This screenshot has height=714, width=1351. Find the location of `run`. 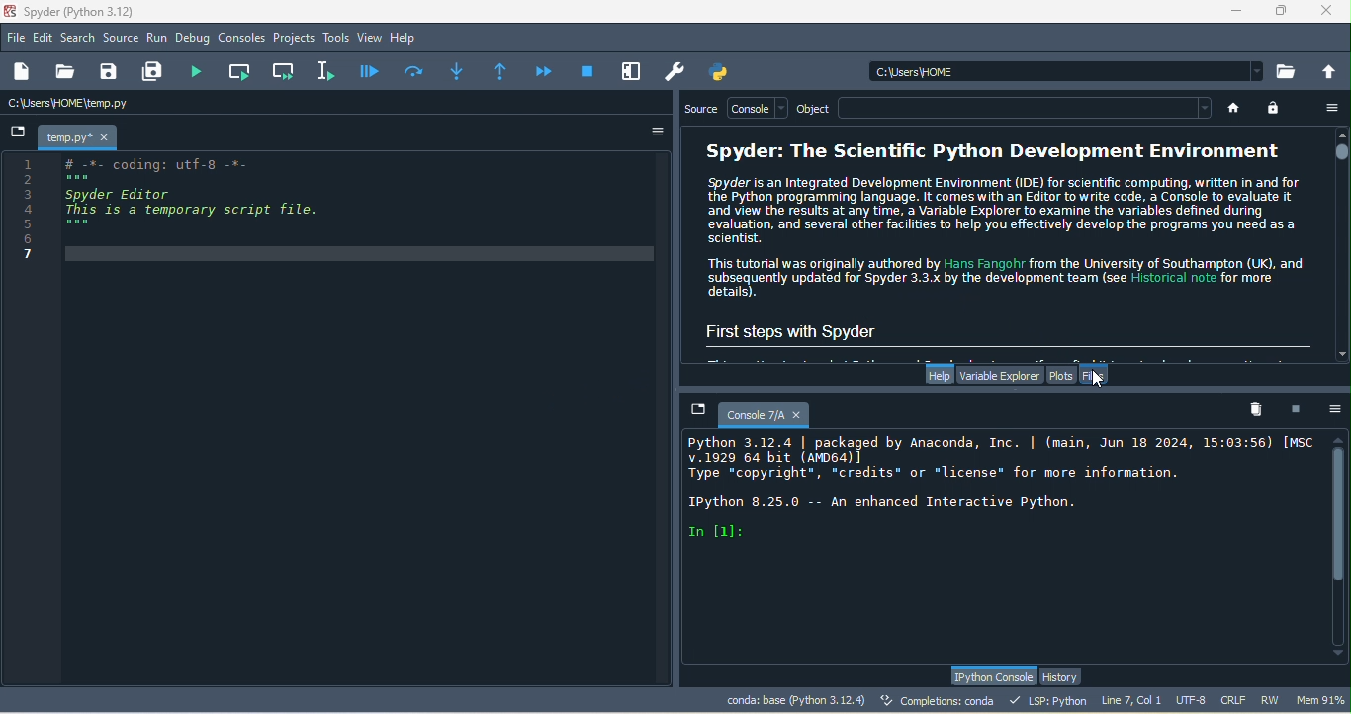

run is located at coordinates (157, 39).